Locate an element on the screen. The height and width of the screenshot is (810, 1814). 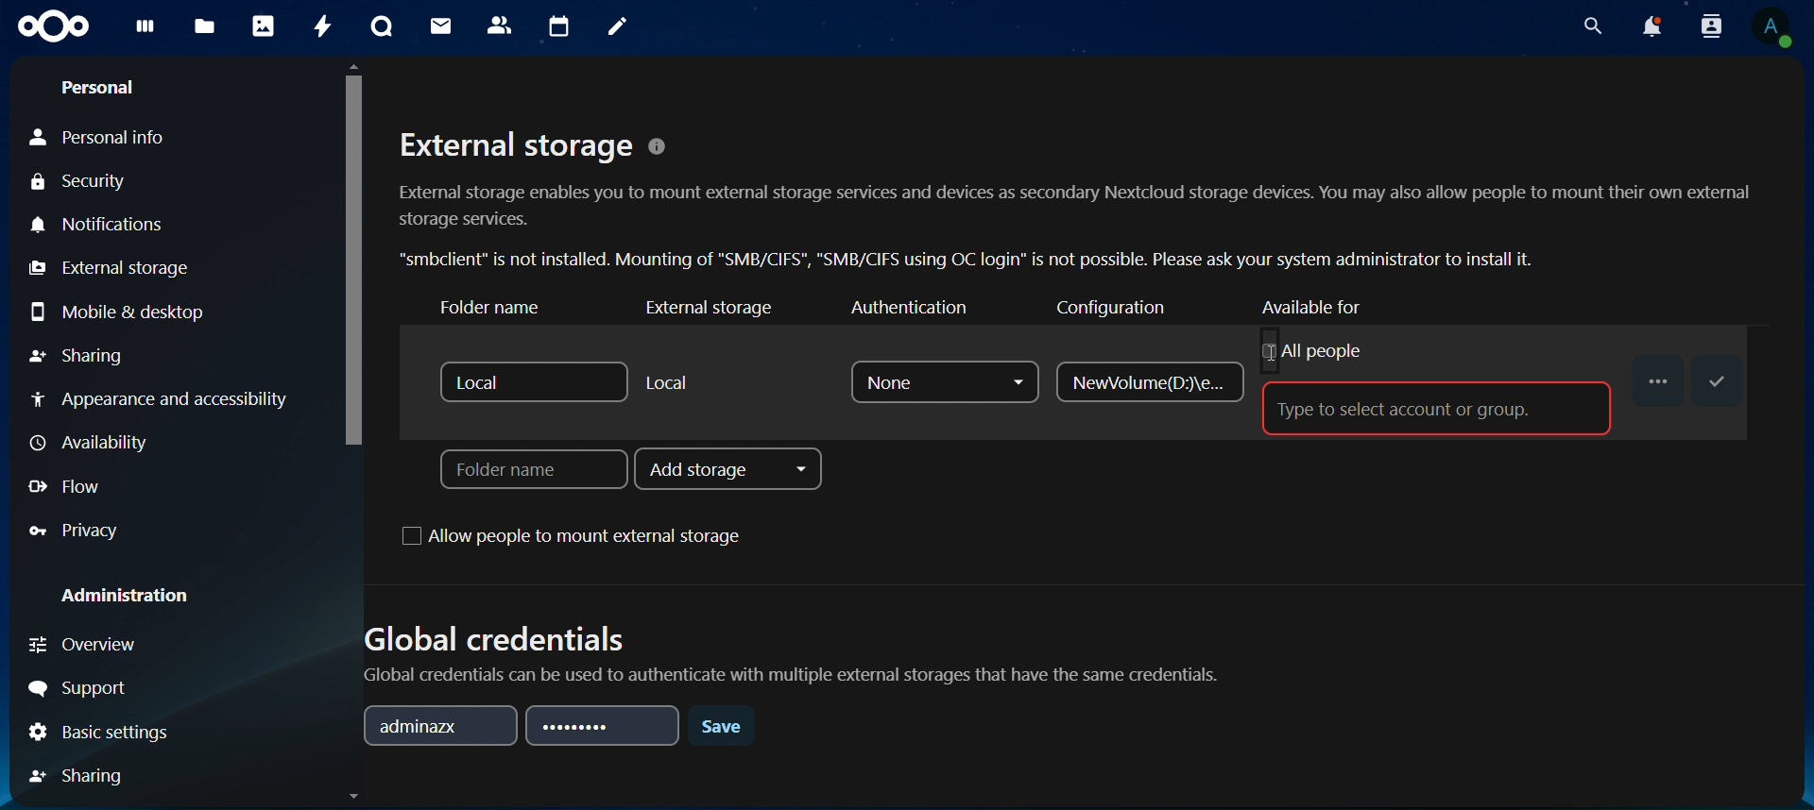
mail is located at coordinates (441, 27).